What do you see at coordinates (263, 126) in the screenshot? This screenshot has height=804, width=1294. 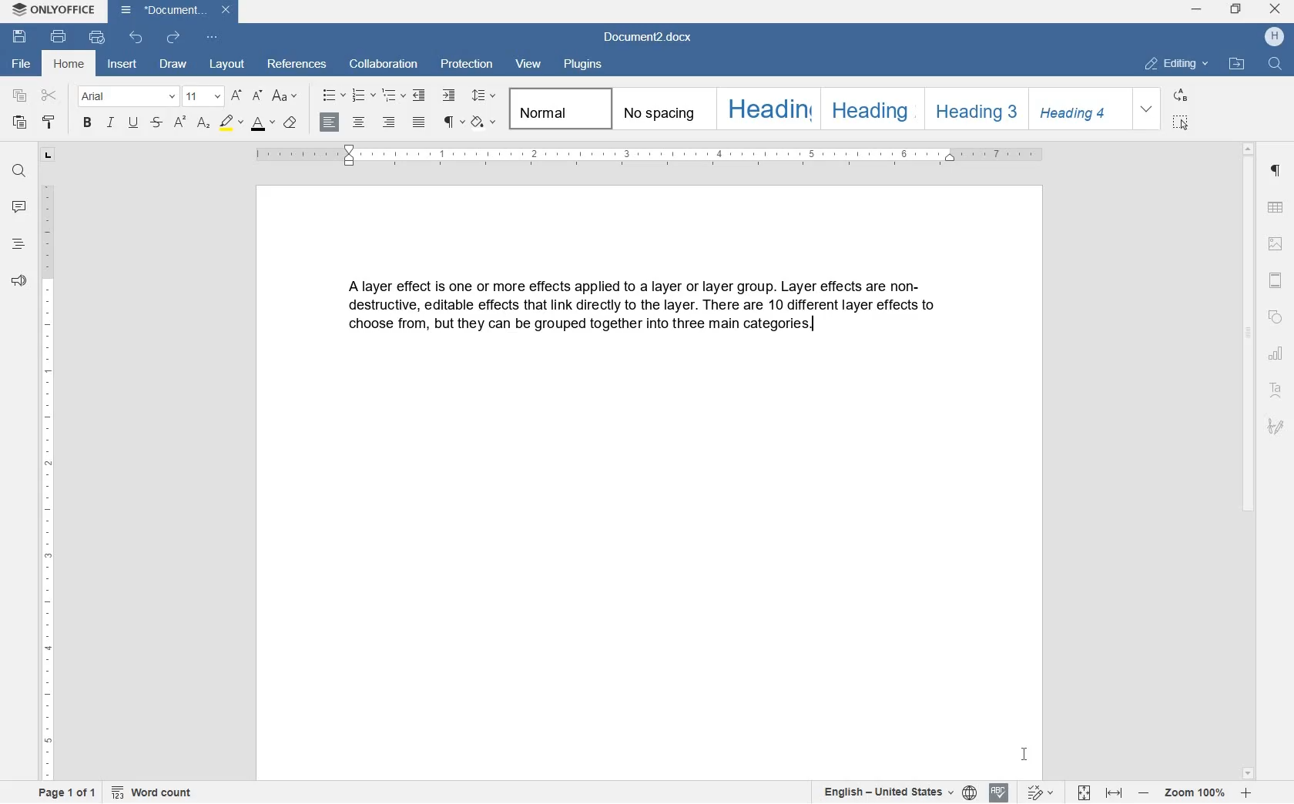 I see `FONT COLOR` at bounding box center [263, 126].